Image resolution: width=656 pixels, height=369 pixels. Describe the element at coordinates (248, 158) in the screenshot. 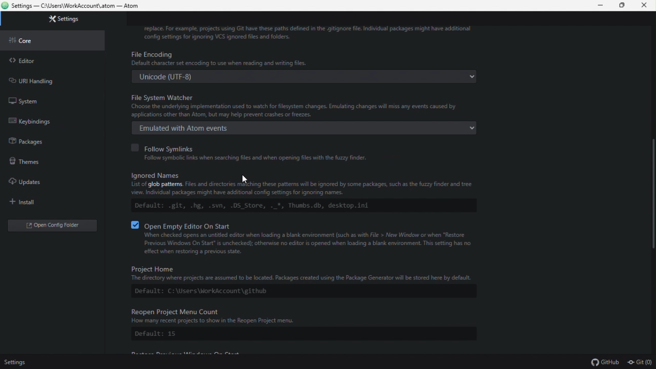

I see `Follow symbolic links when searching files and when opening files with the fuzzy finder.` at that location.